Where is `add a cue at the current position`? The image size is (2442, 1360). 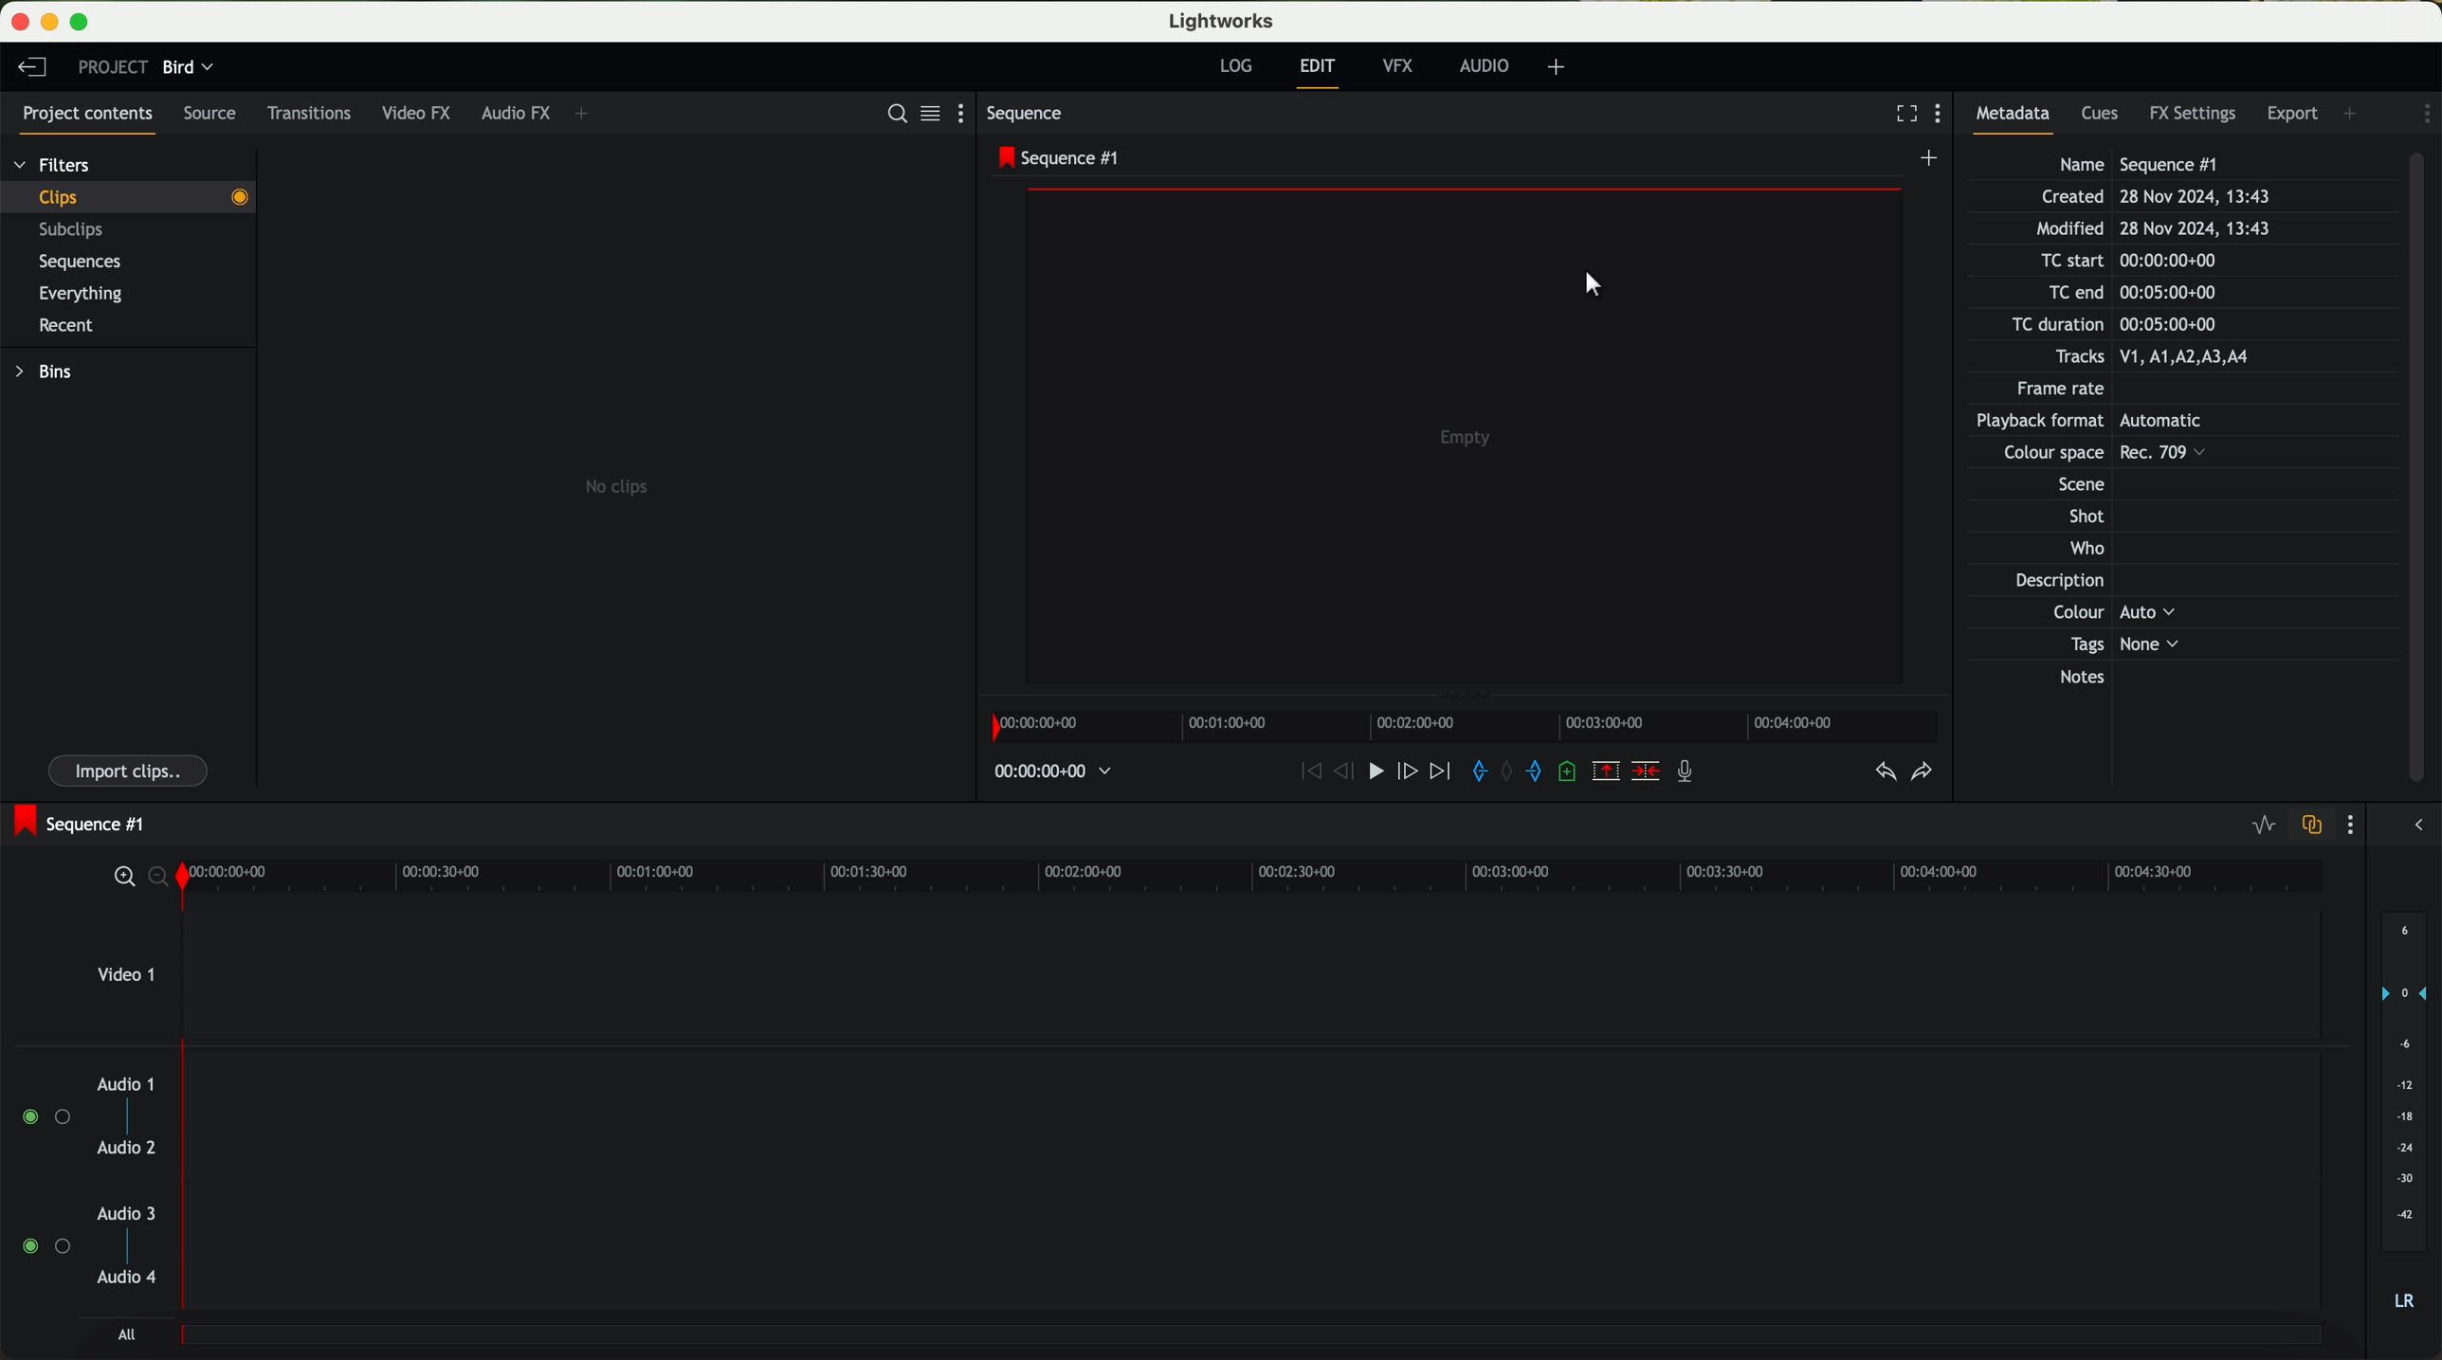
add a cue at the current position is located at coordinates (1574, 772).